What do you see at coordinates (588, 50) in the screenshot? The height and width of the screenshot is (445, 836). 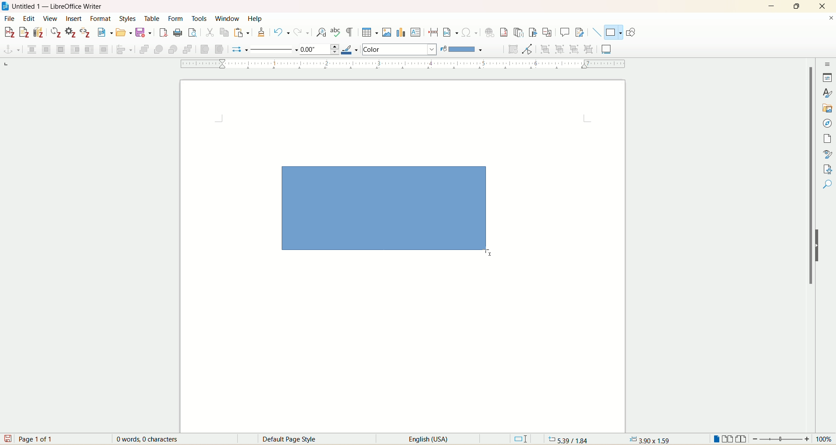 I see `ungroup` at bounding box center [588, 50].